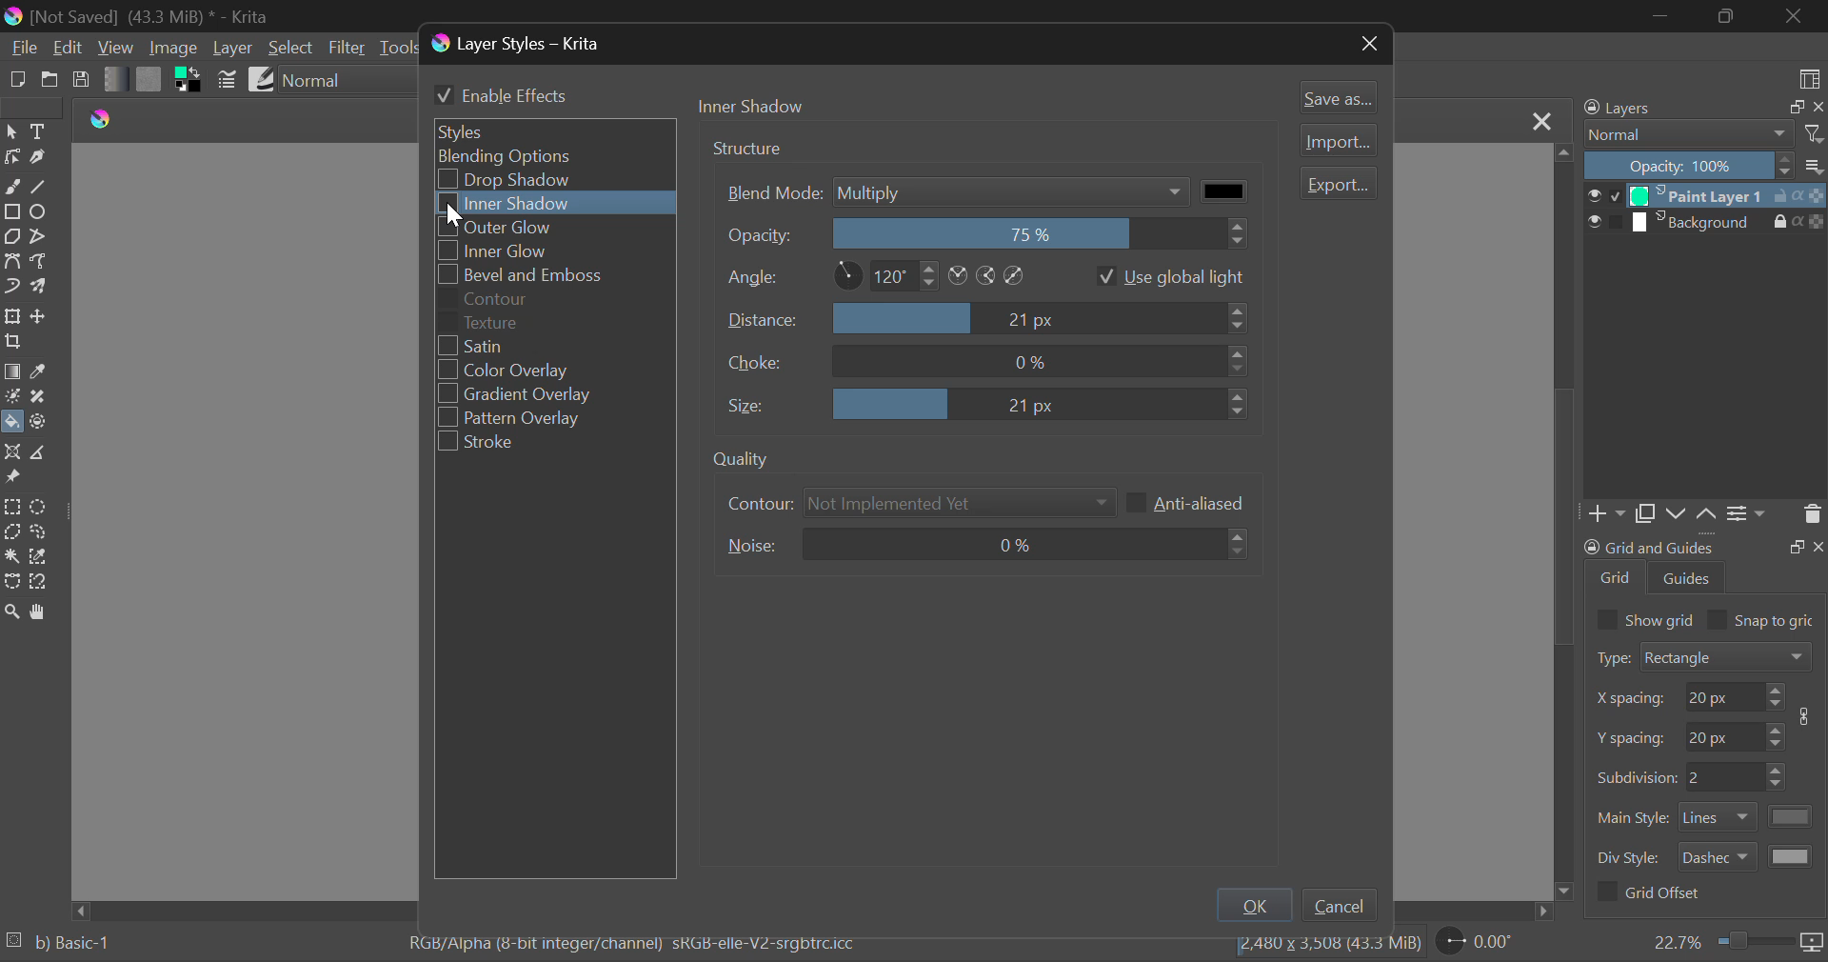 The width and height of the screenshot is (1828, 962). Describe the element at coordinates (11, 156) in the screenshot. I see `Edit Shapes` at that location.